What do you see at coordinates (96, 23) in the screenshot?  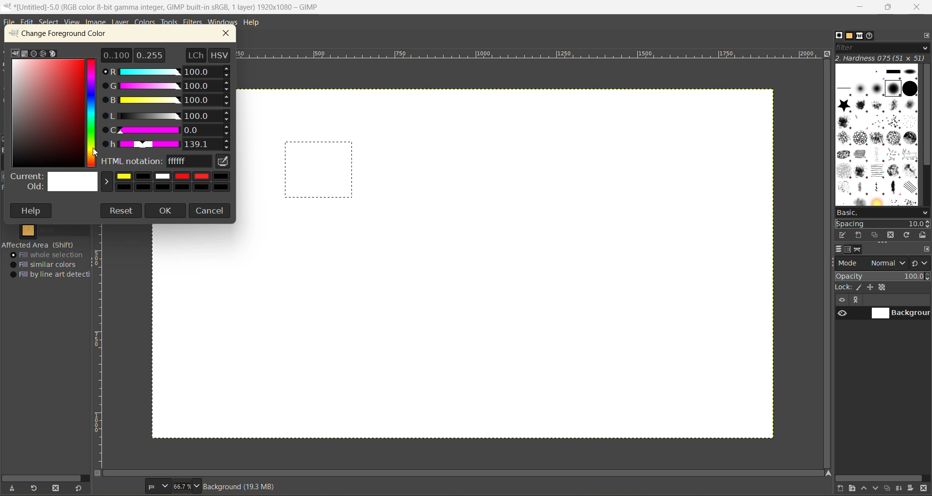 I see `image` at bounding box center [96, 23].